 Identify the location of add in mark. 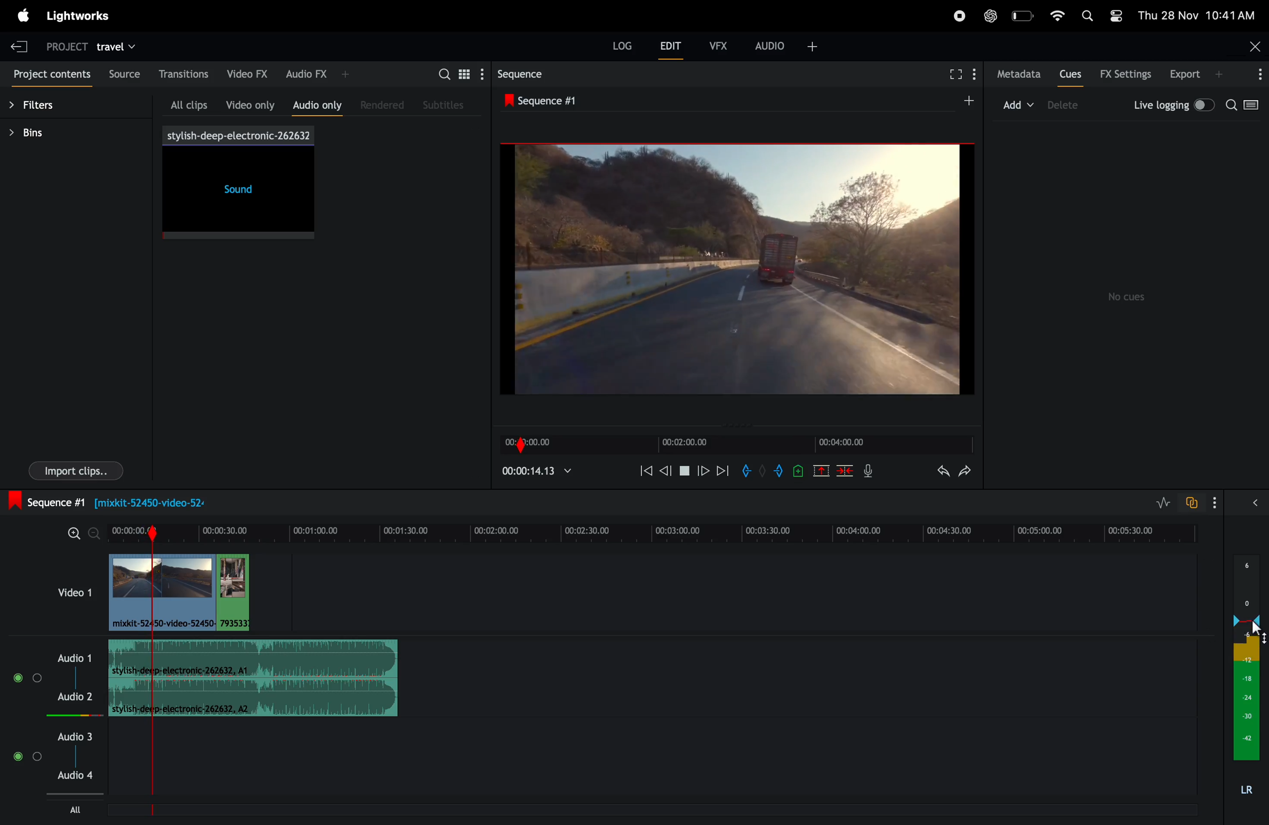
(748, 471).